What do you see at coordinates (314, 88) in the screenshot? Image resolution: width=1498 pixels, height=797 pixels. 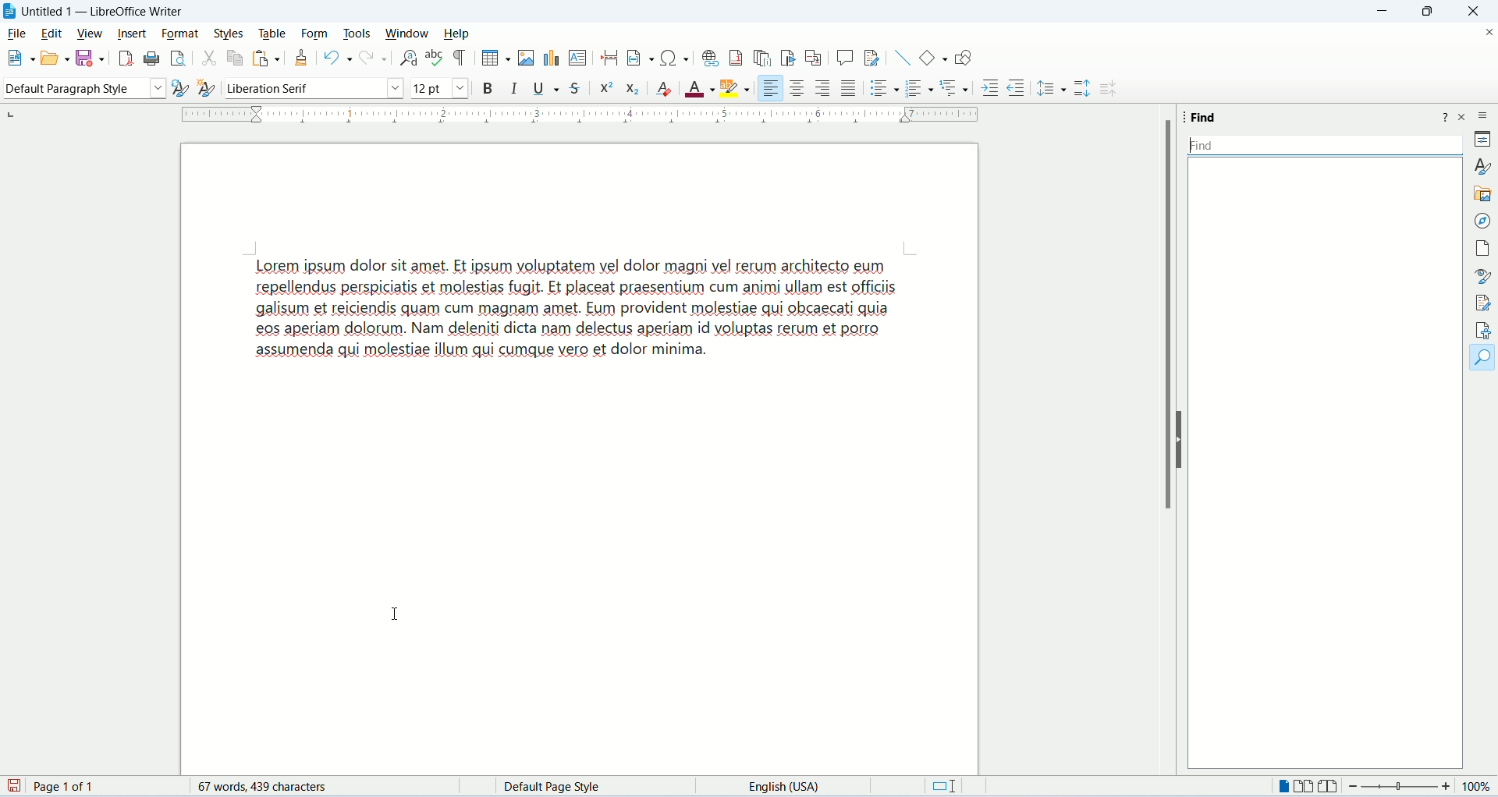 I see `font name` at bounding box center [314, 88].